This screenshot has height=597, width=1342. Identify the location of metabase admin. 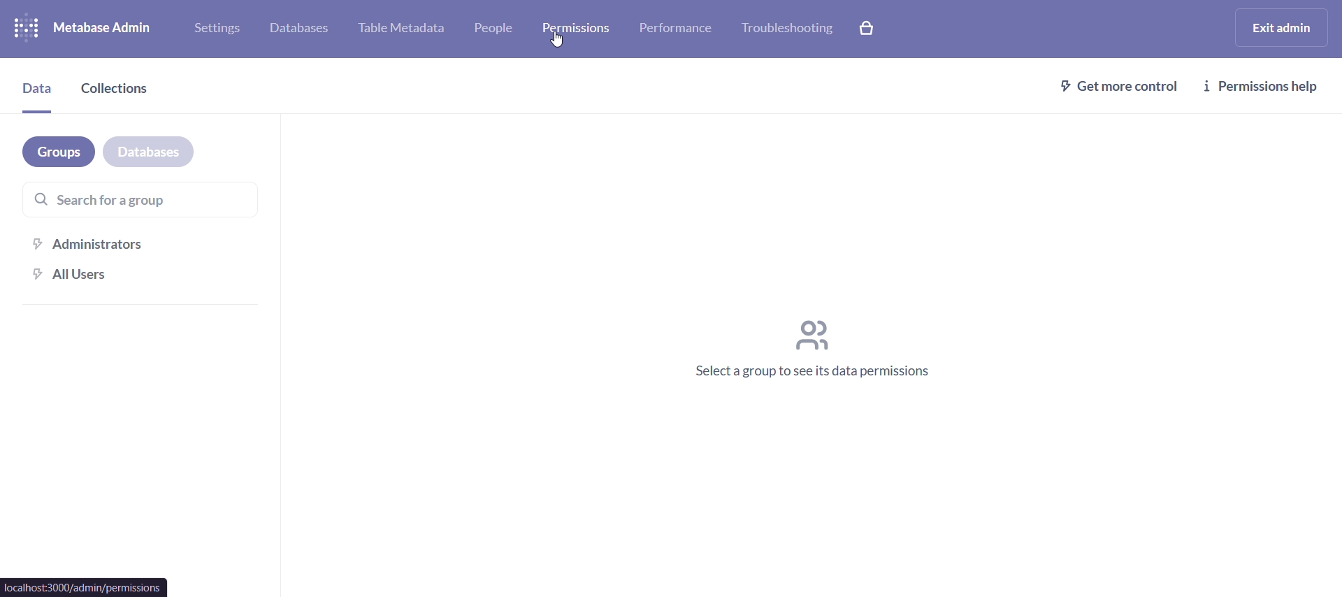
(106, 27).